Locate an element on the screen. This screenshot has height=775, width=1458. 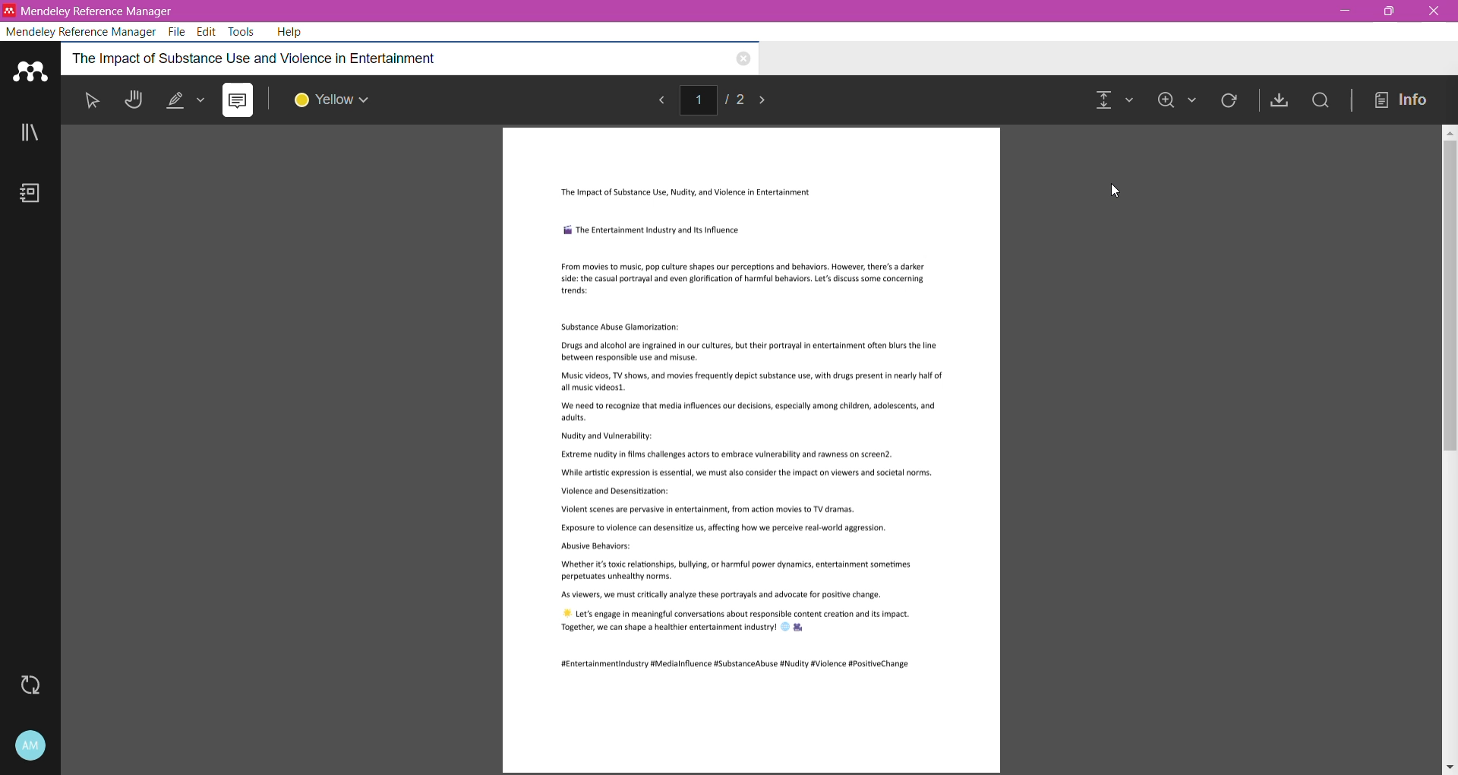
Cursor is located at coordinates (1116, 191).